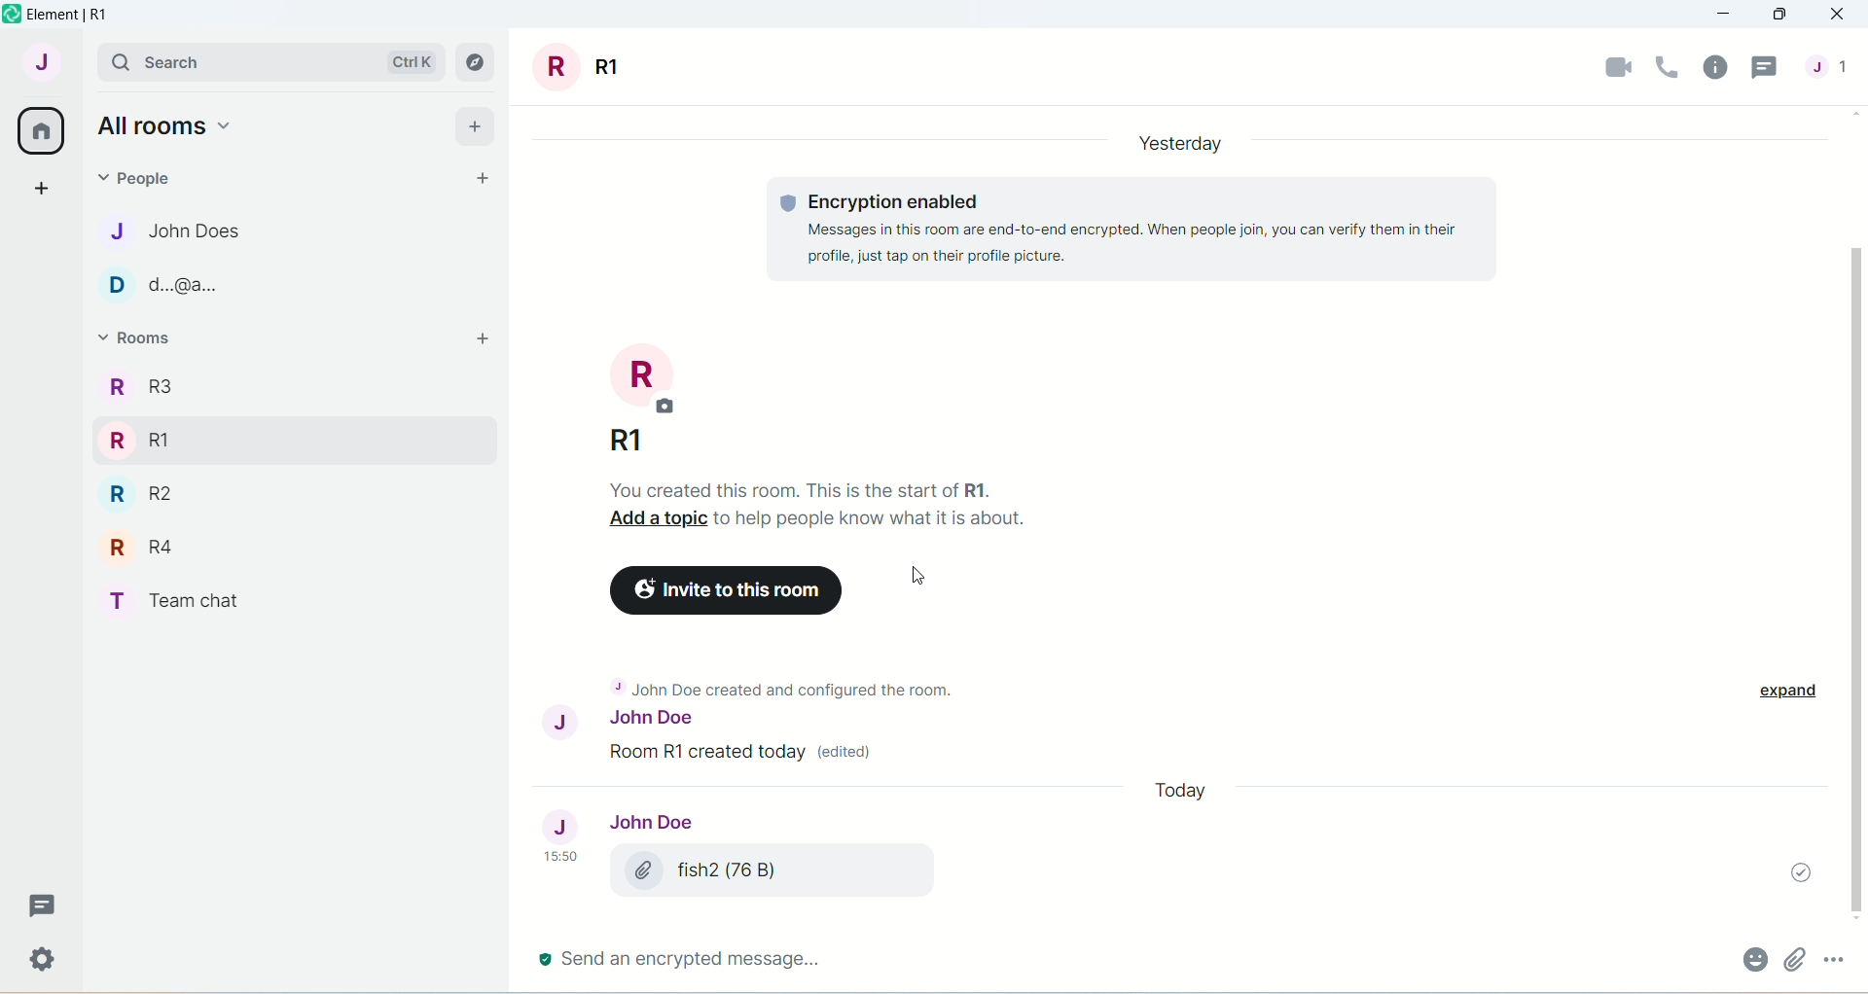 The image size is (1868, 994). Describe the element at coordinates (1793, 960) in the screenshot. I see `attachment` at that location.